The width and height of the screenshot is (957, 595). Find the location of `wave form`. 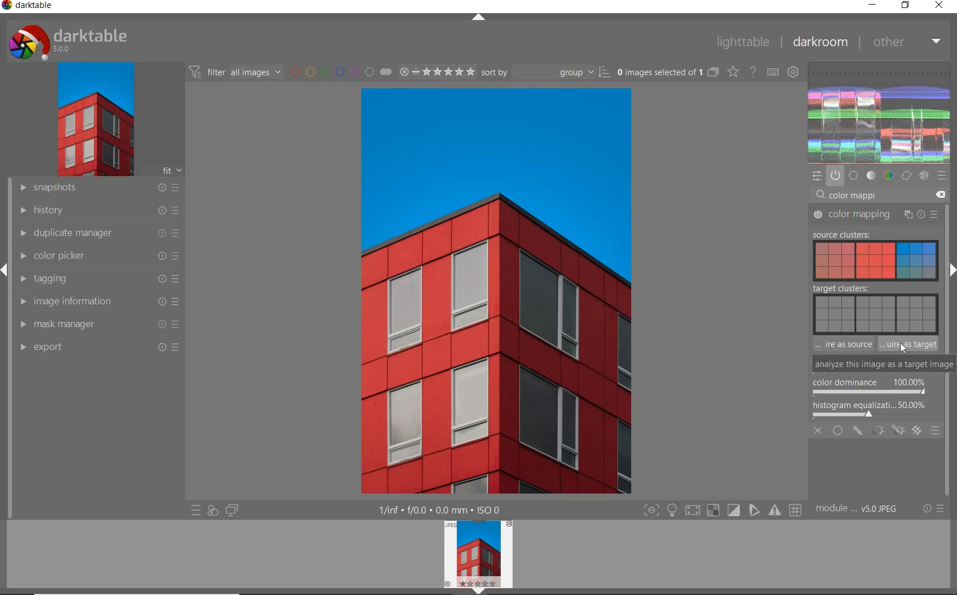

wave form is located at coordinates (880, 113).